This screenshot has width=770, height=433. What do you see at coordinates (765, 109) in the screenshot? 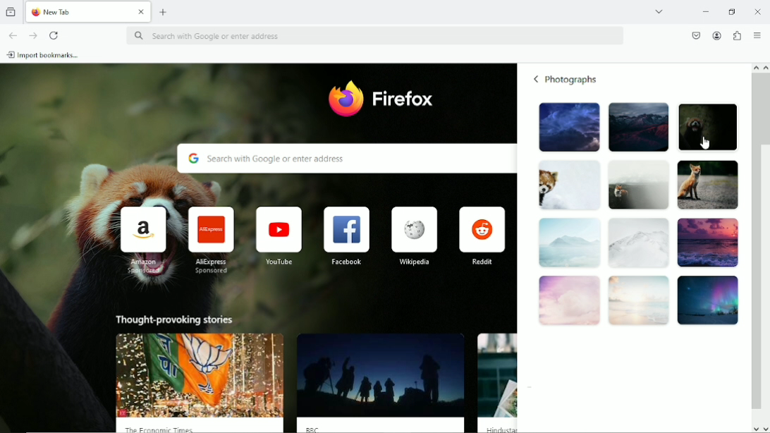
I see `Vertical scrollbar` at bounding box center [765, 109].